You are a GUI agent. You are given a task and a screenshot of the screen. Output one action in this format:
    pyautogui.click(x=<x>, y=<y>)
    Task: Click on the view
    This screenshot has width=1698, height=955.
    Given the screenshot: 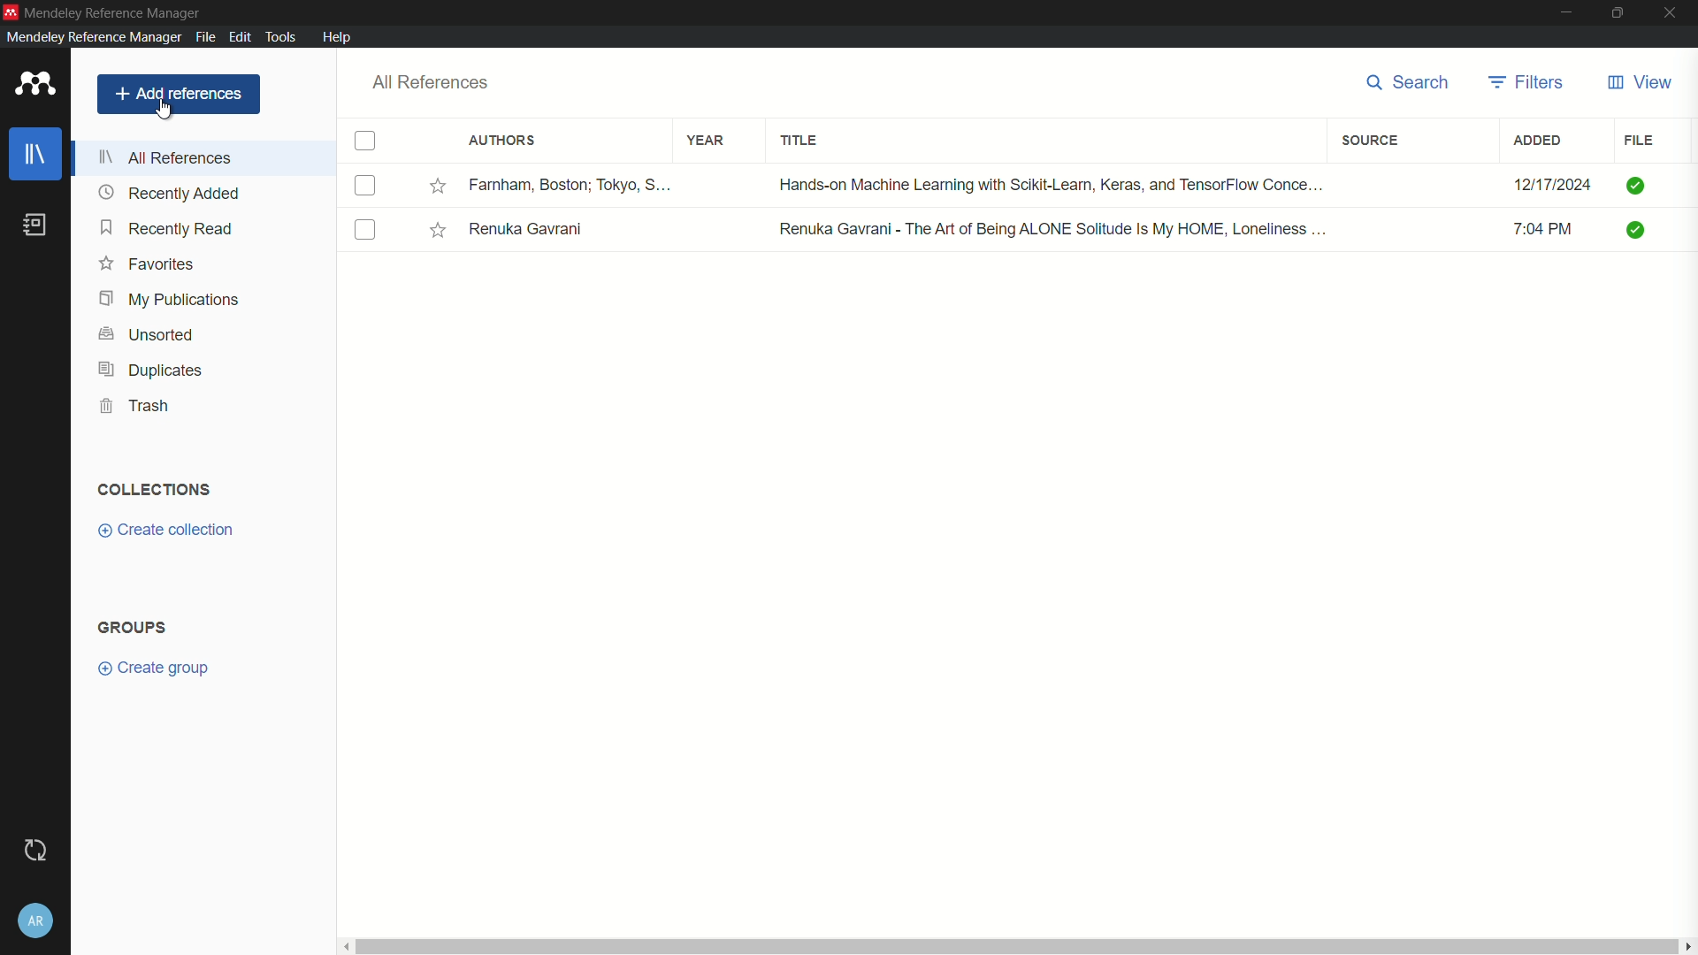 What is the action you would take?
    pyautogui.click(x=1639, y=83)
    